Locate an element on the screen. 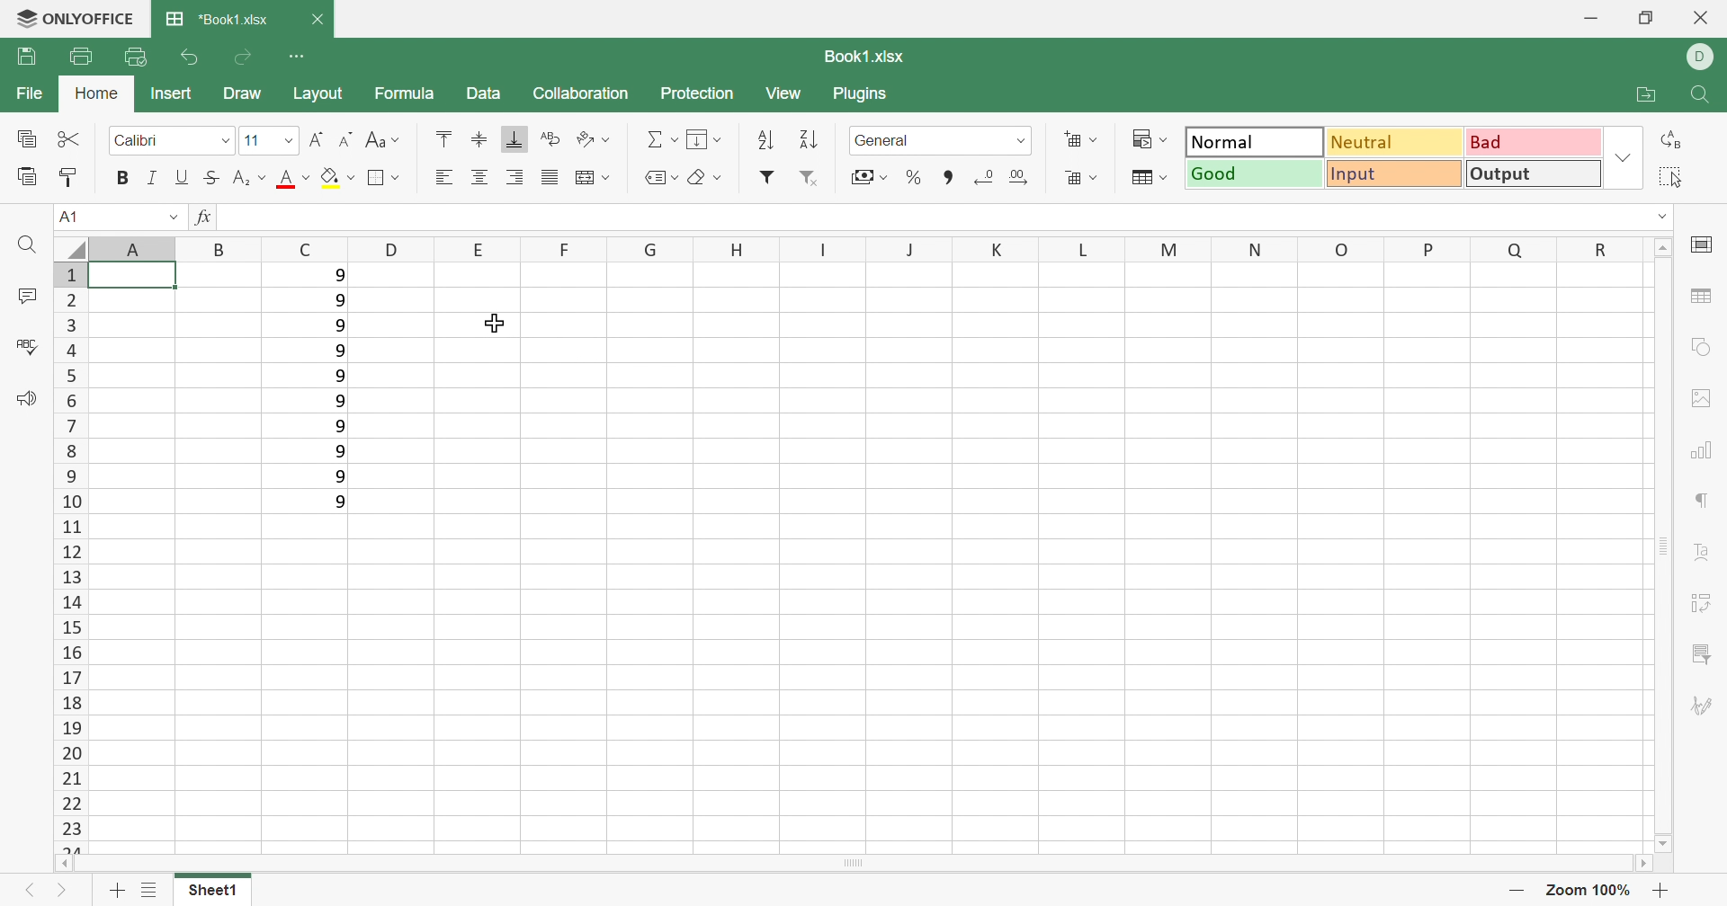 The height and width of the screenshot is (906, 1727). Check Spelling is located at coordinates (25, 343).